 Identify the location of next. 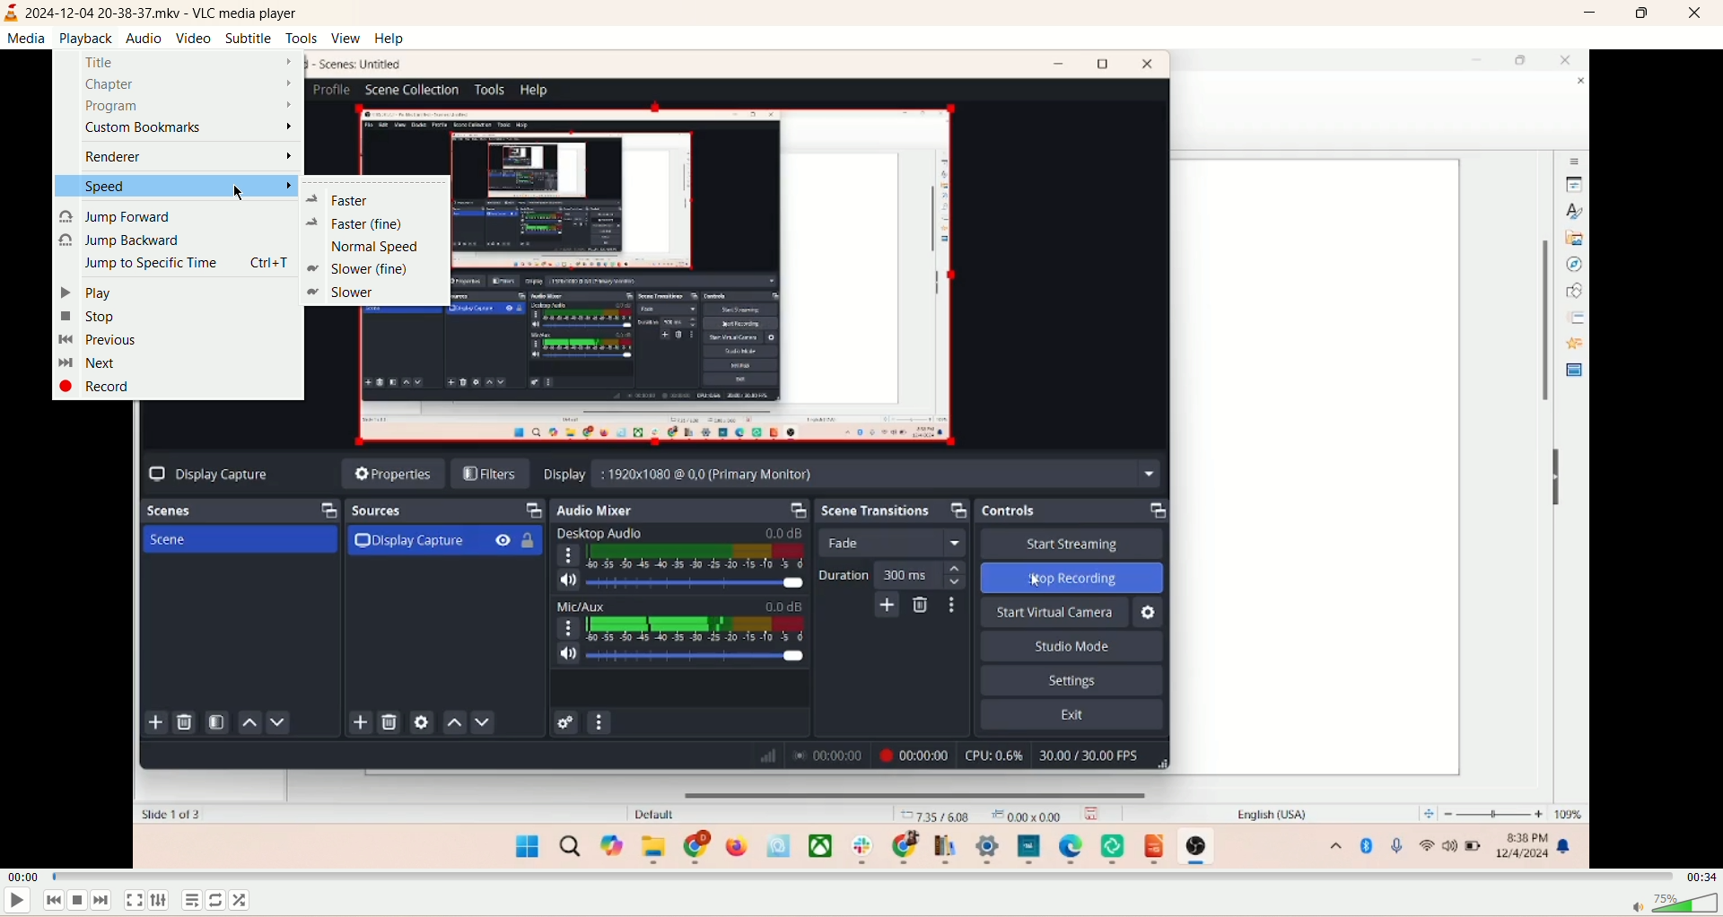
(103, 901).